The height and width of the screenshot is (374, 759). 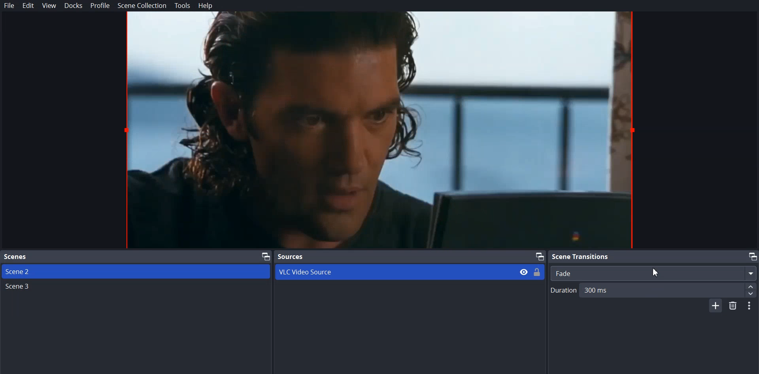 What do you see at coordinates (393, 272) in the screenshot?
I see `VLC Video Source` at bounding box center [393, 272].